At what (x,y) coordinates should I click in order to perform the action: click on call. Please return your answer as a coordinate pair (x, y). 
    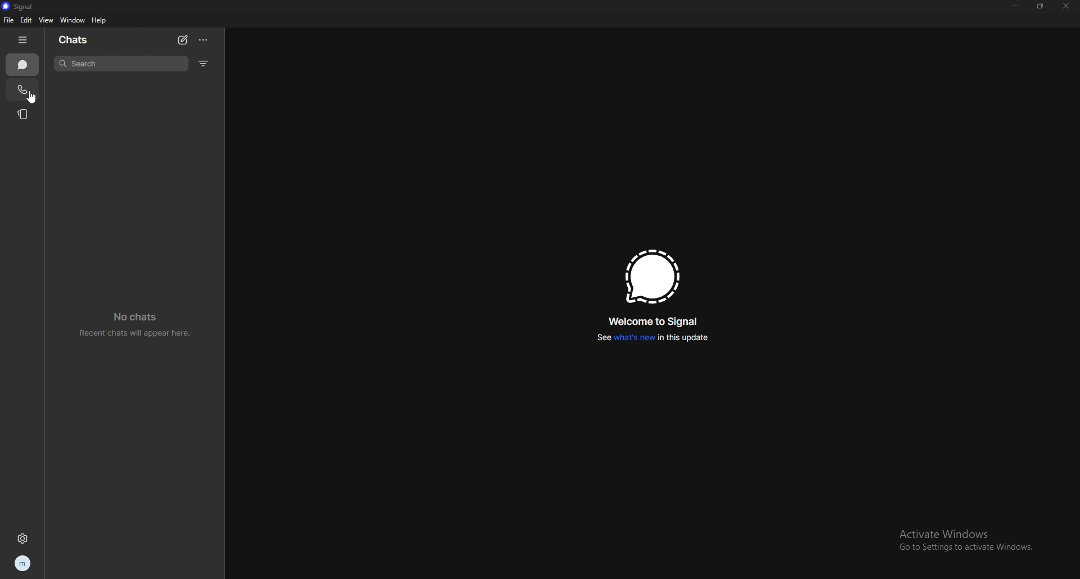
    Looking at the image, I should click on (22, 91).